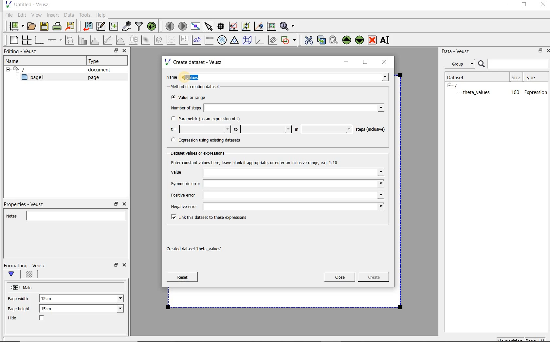 The height and width of the screenshot is (342, 550). What do you see at coordinates (13, 39) in the screenshot?
I see `blank page` at bounding box center [13, 39].